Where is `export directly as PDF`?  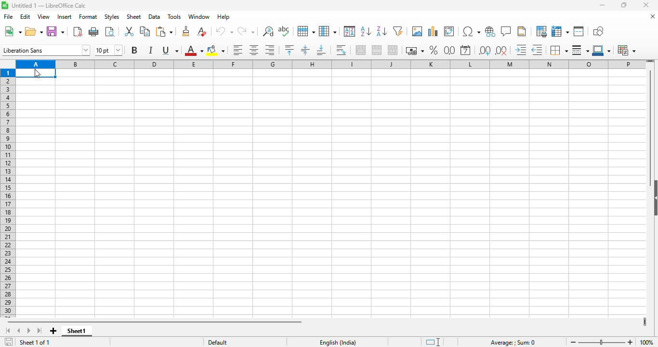 export directly as PDF is located at coordinates (78, 31).